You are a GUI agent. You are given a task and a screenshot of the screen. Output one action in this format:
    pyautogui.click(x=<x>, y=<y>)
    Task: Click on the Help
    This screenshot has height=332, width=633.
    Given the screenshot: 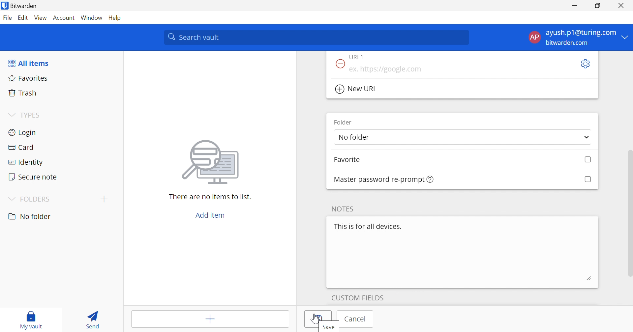 What is the action you would take?
    pyautogui.click(x=116, y=17)
    